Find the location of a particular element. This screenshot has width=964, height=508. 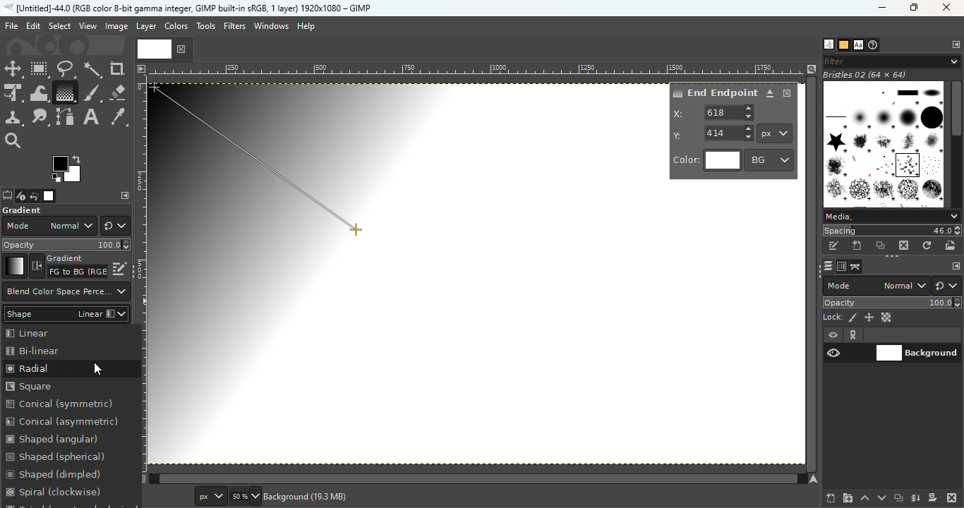

Shape is located at coordinates (66, 313).